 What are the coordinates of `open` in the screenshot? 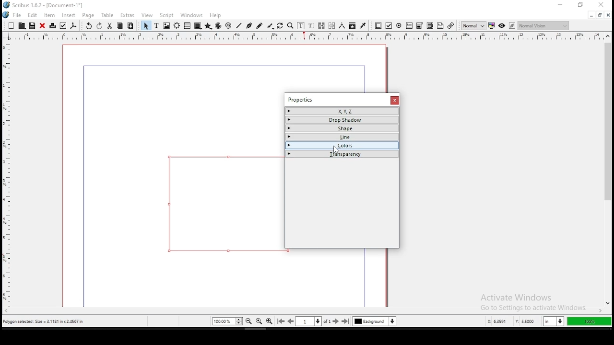 It's located at (21, 25).